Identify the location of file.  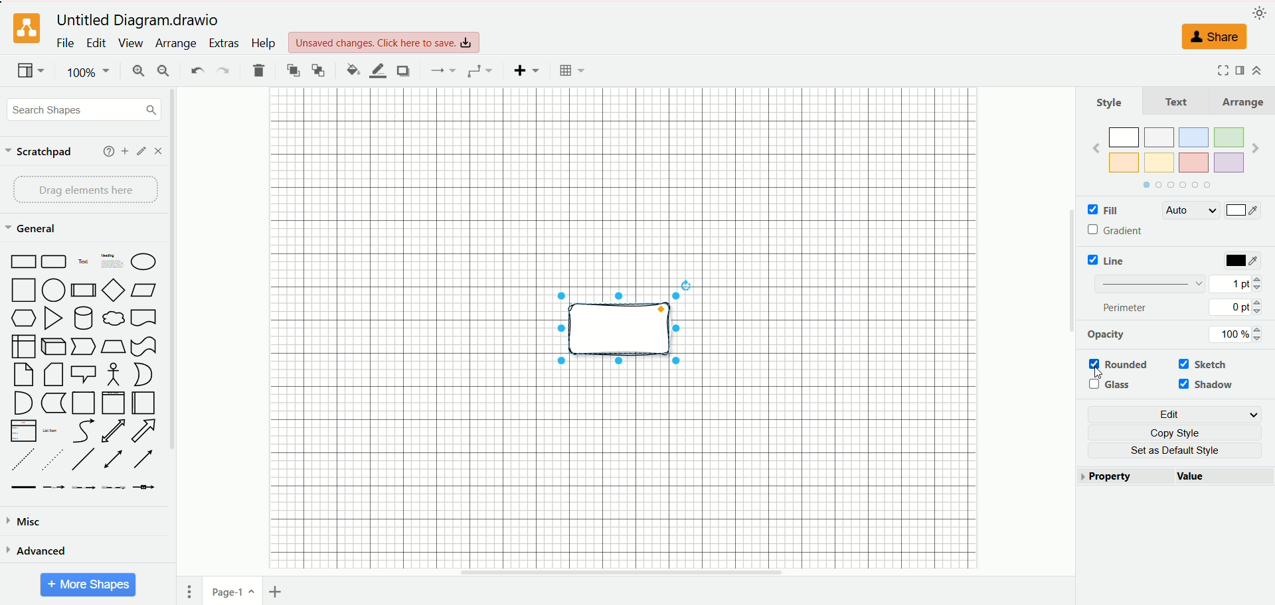
(66, 42).